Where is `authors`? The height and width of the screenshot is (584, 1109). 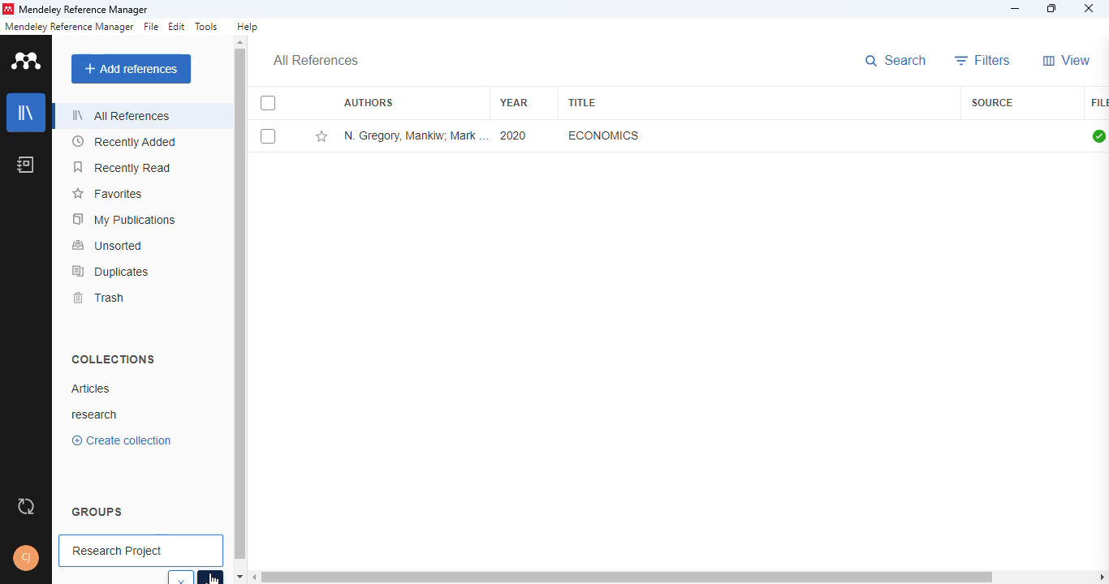 authors is located at coordinates (369, 102).